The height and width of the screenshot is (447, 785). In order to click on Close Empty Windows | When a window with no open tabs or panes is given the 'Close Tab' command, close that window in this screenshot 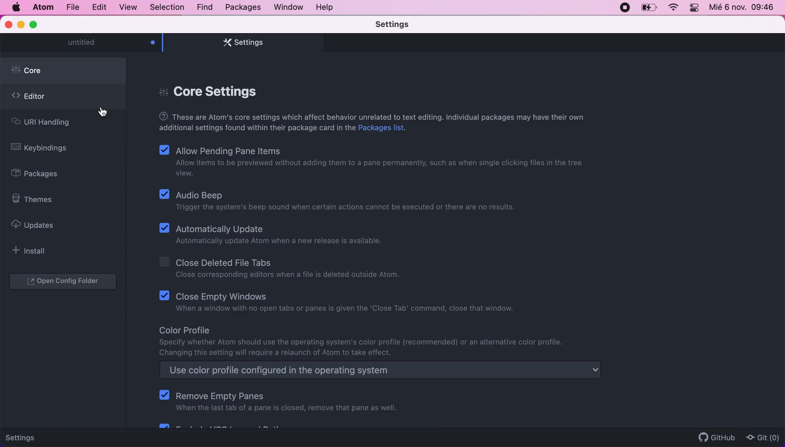, I will do `click(341, 303)`.